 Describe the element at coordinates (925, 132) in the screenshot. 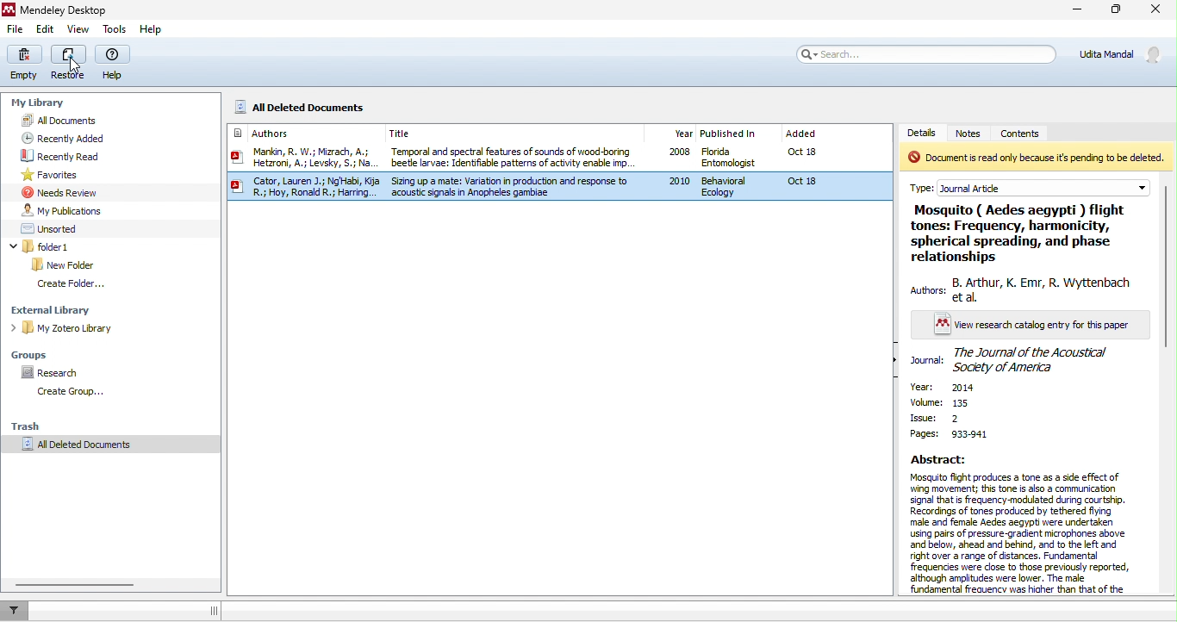

I see `details` at that location.